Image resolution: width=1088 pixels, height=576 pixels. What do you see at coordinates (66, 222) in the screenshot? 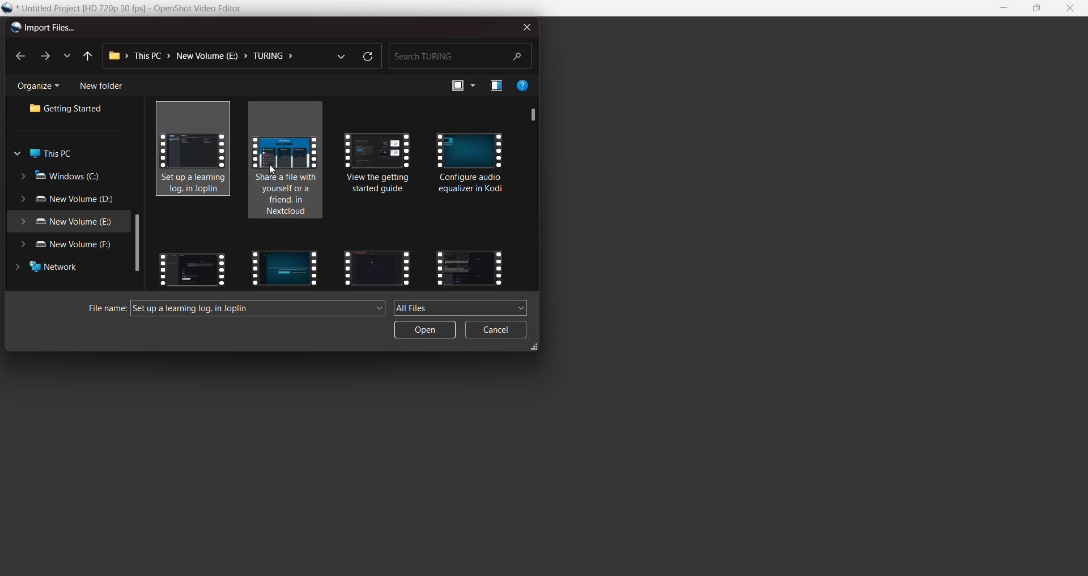
I see `new volume e` at bounding box center [66, 222].